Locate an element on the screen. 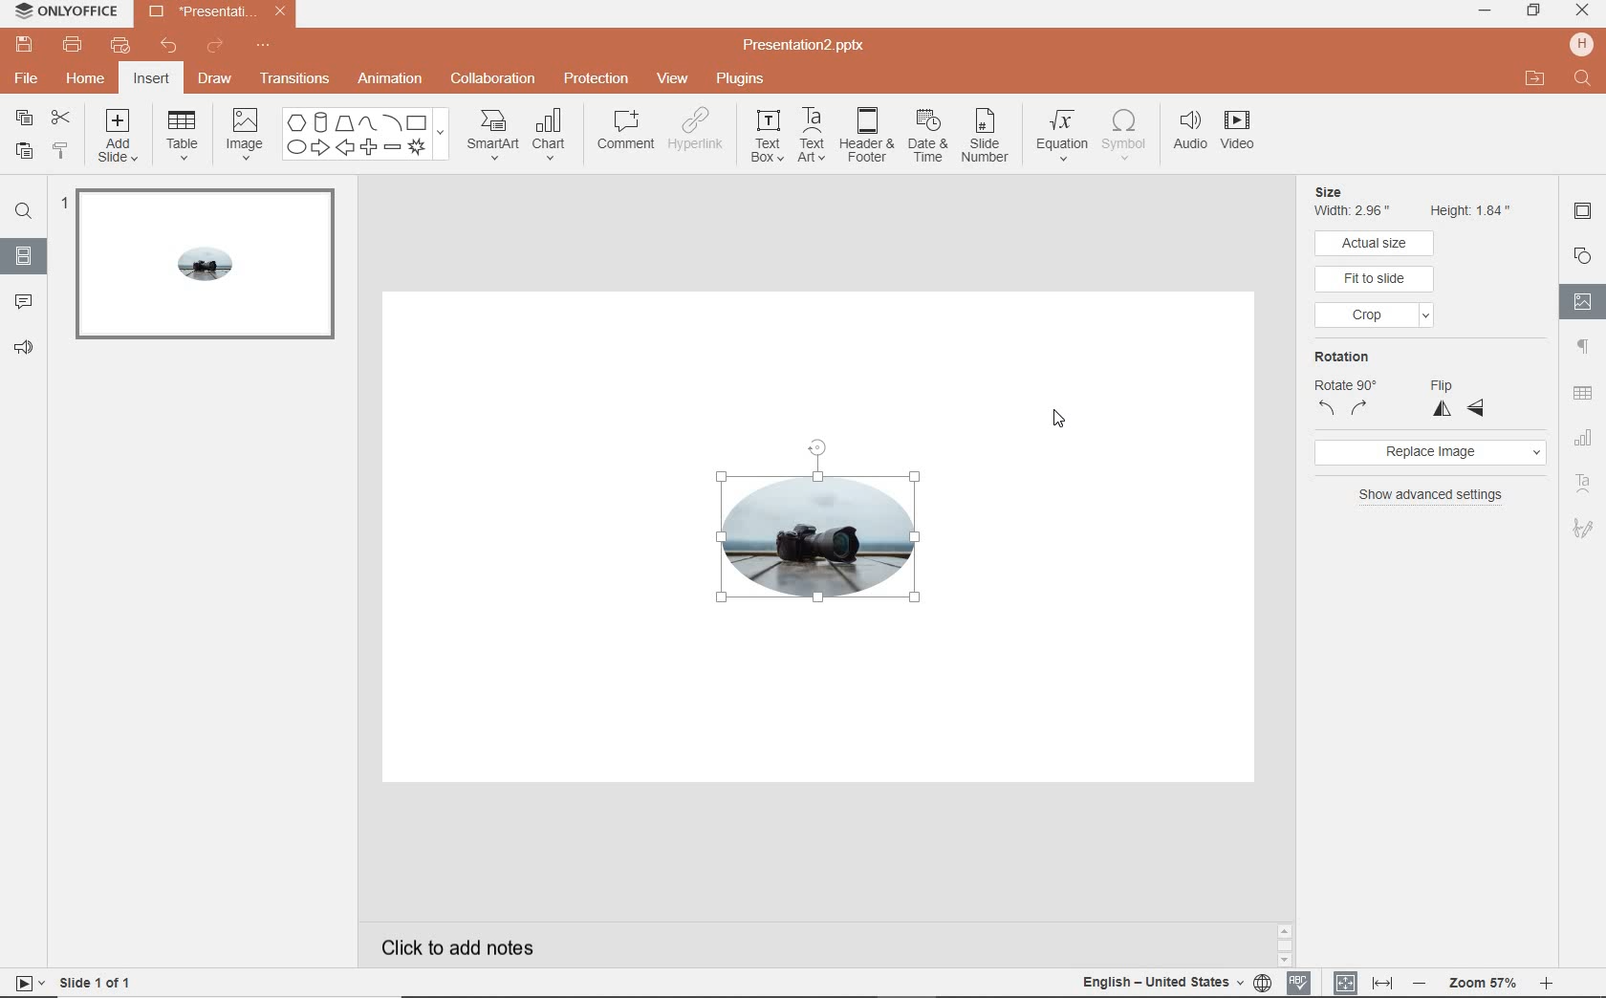  copy style is located at coordinates (62, 151).